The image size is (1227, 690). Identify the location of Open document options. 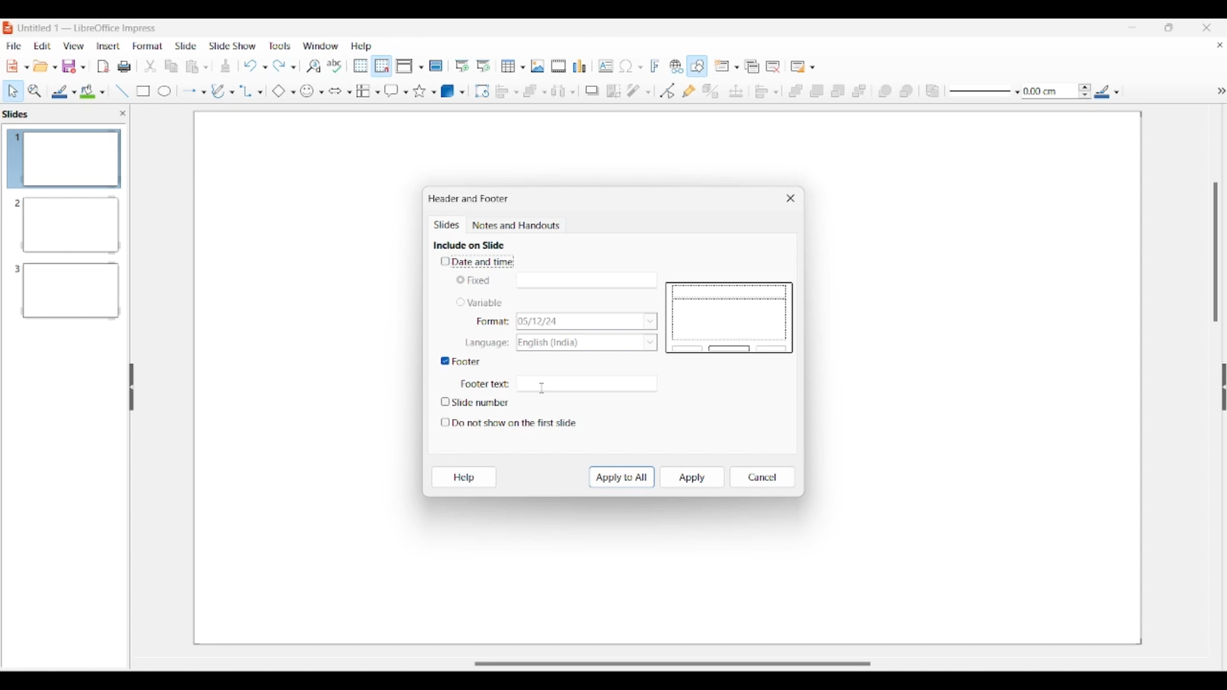
(45, 66).